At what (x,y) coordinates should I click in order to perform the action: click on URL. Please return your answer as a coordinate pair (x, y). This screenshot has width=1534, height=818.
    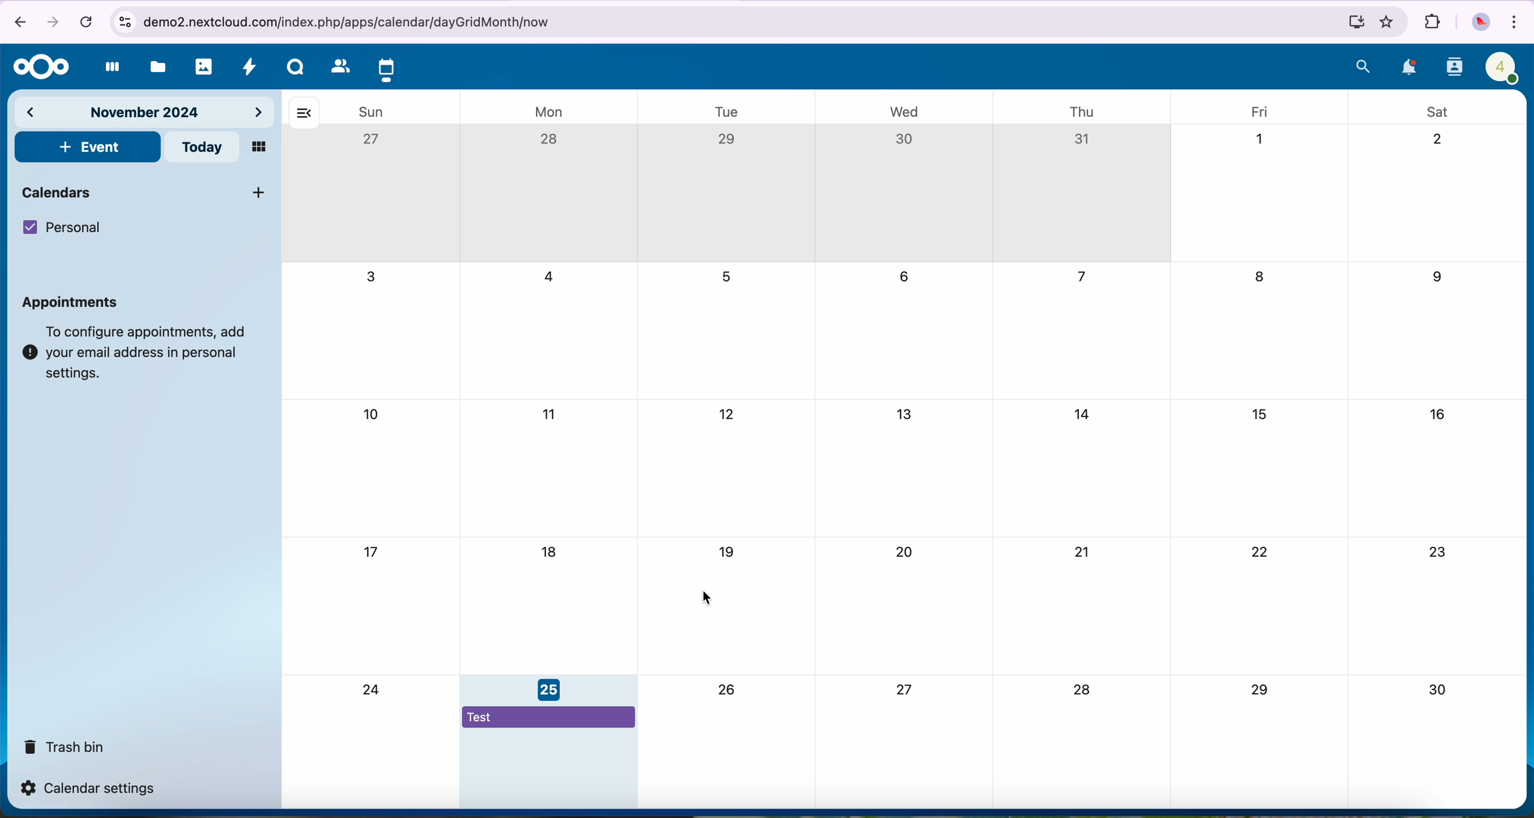
    Looking at the image, I should click on (355, 23).